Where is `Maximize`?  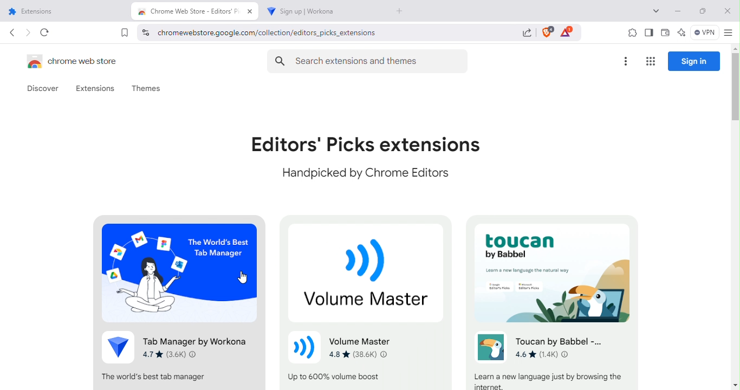
Maximize is located at coordinates (702, 13).